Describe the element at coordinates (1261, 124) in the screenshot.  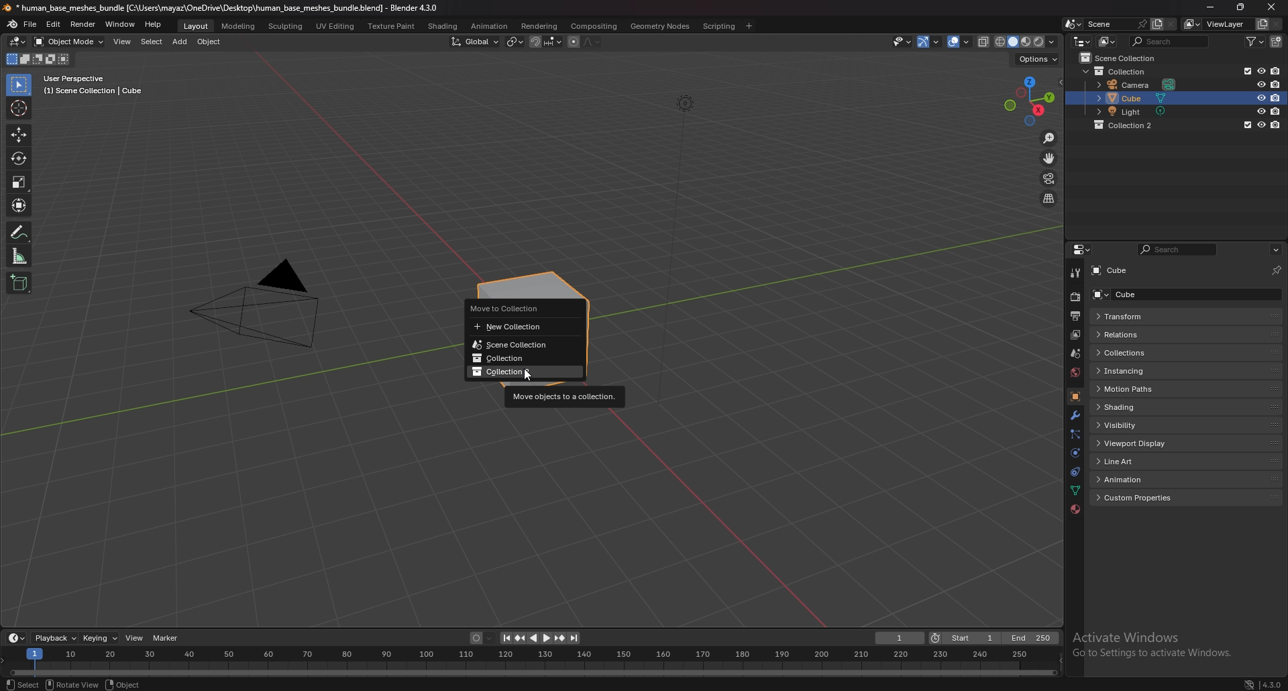
I see `hide in viewport` at that location.